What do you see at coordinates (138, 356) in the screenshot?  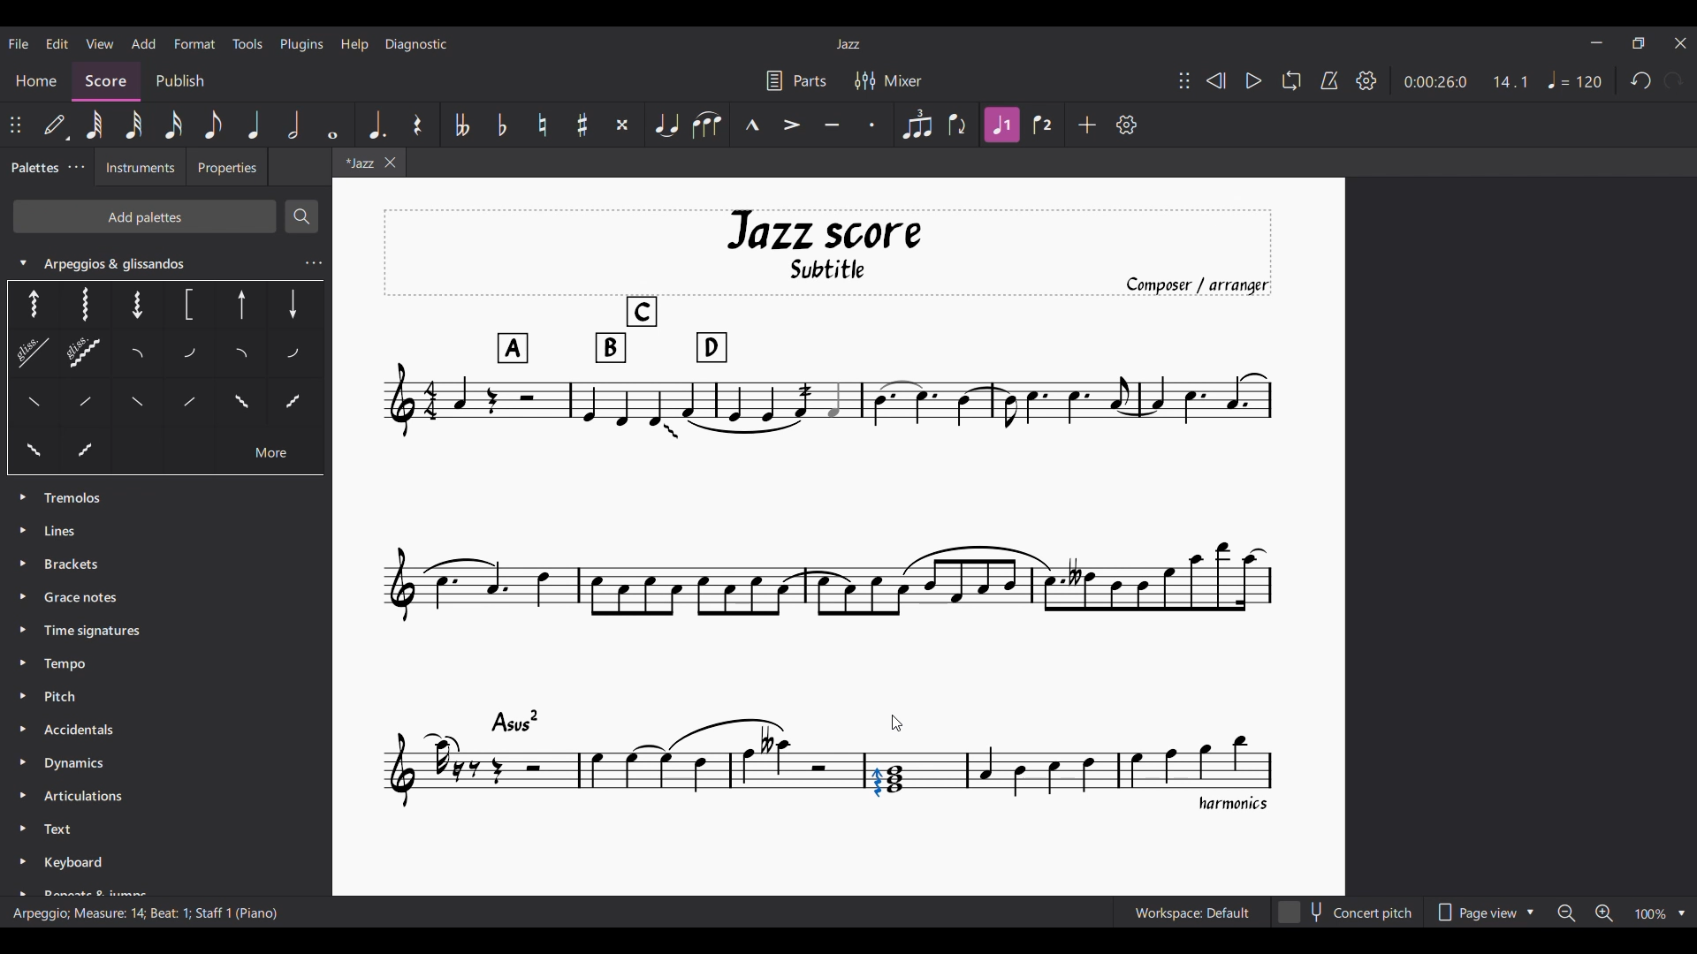 I see `` at bounding box center [138, 356].